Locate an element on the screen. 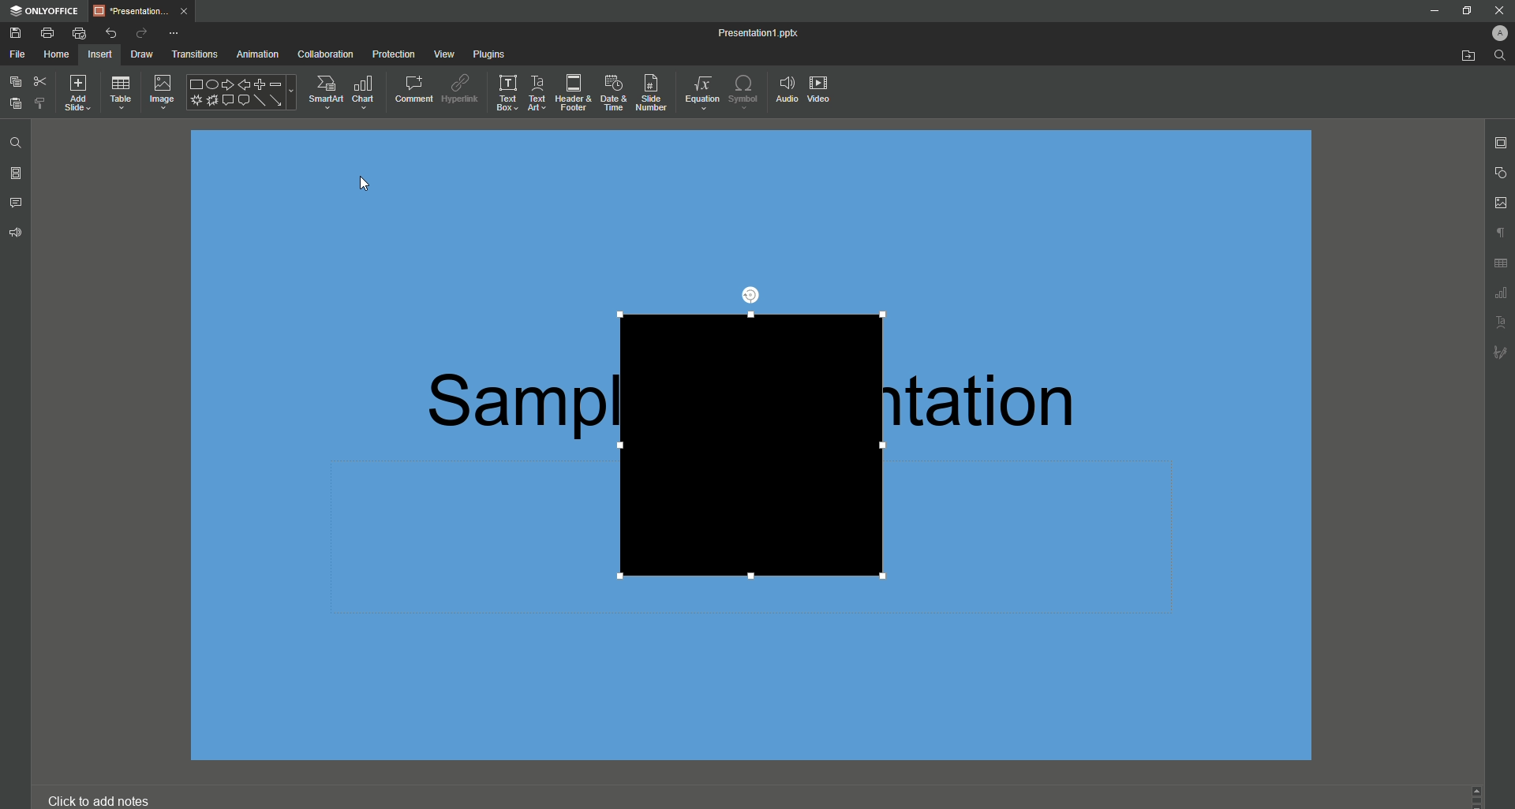 Image resolution: width=1515 pixels, height=809 pixels. Choose Styling is located at coordinates (41, 105).